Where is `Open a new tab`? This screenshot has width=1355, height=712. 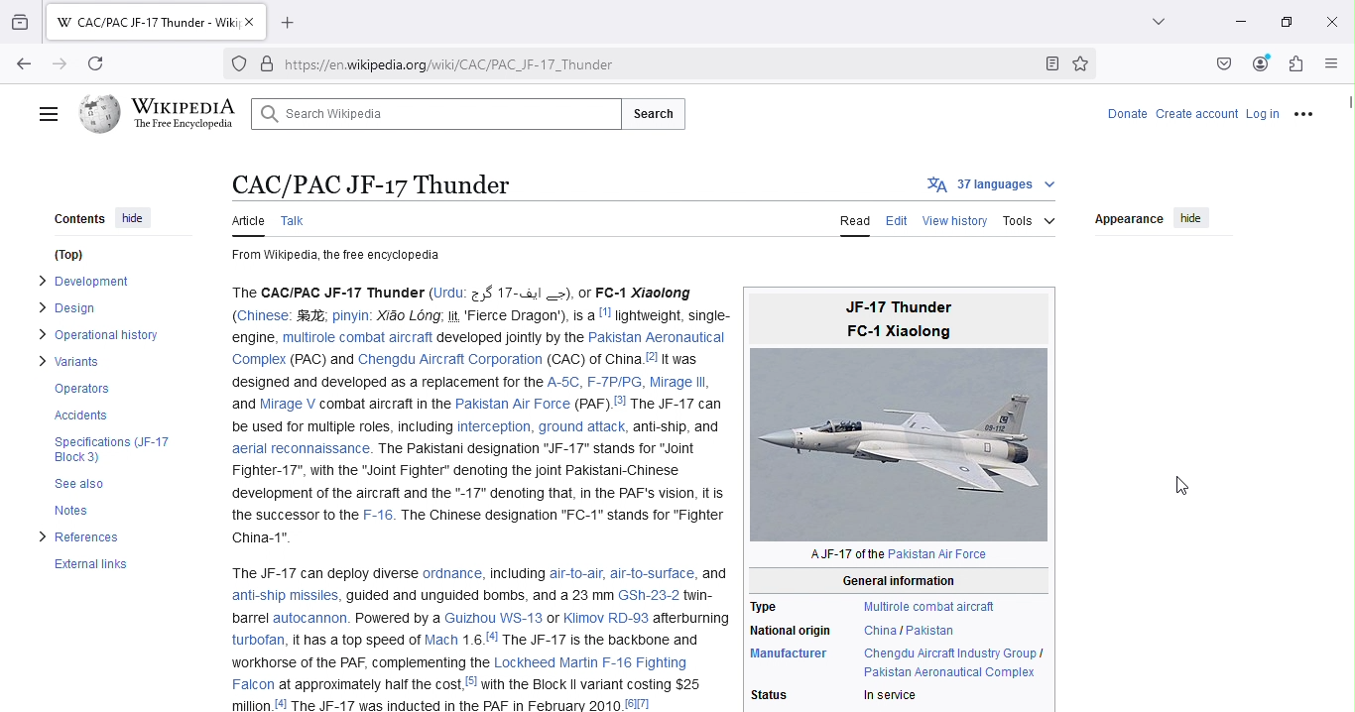 Open a new tab is located at coordinates (293, 23).